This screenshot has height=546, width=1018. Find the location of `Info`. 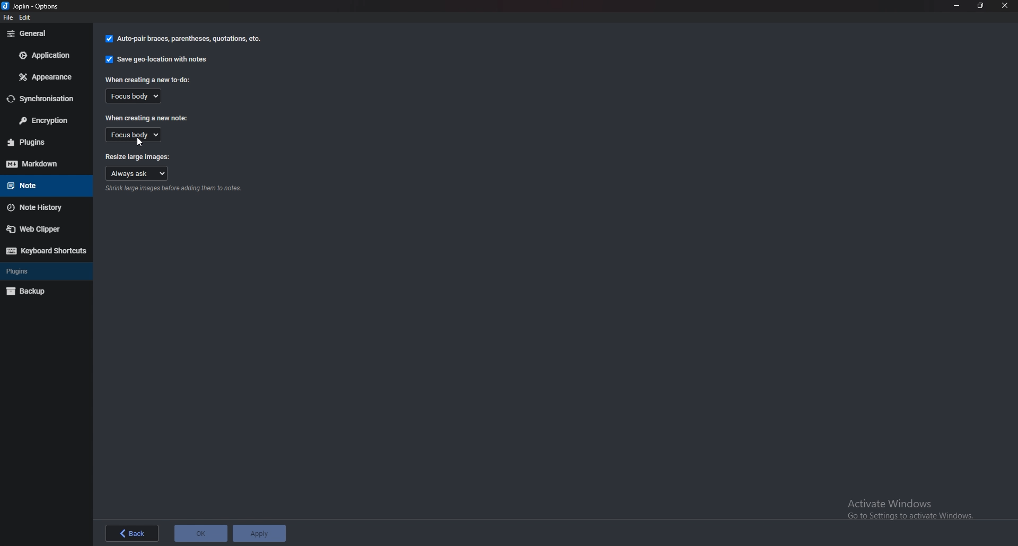

Info is located at coordinates (175, 190).